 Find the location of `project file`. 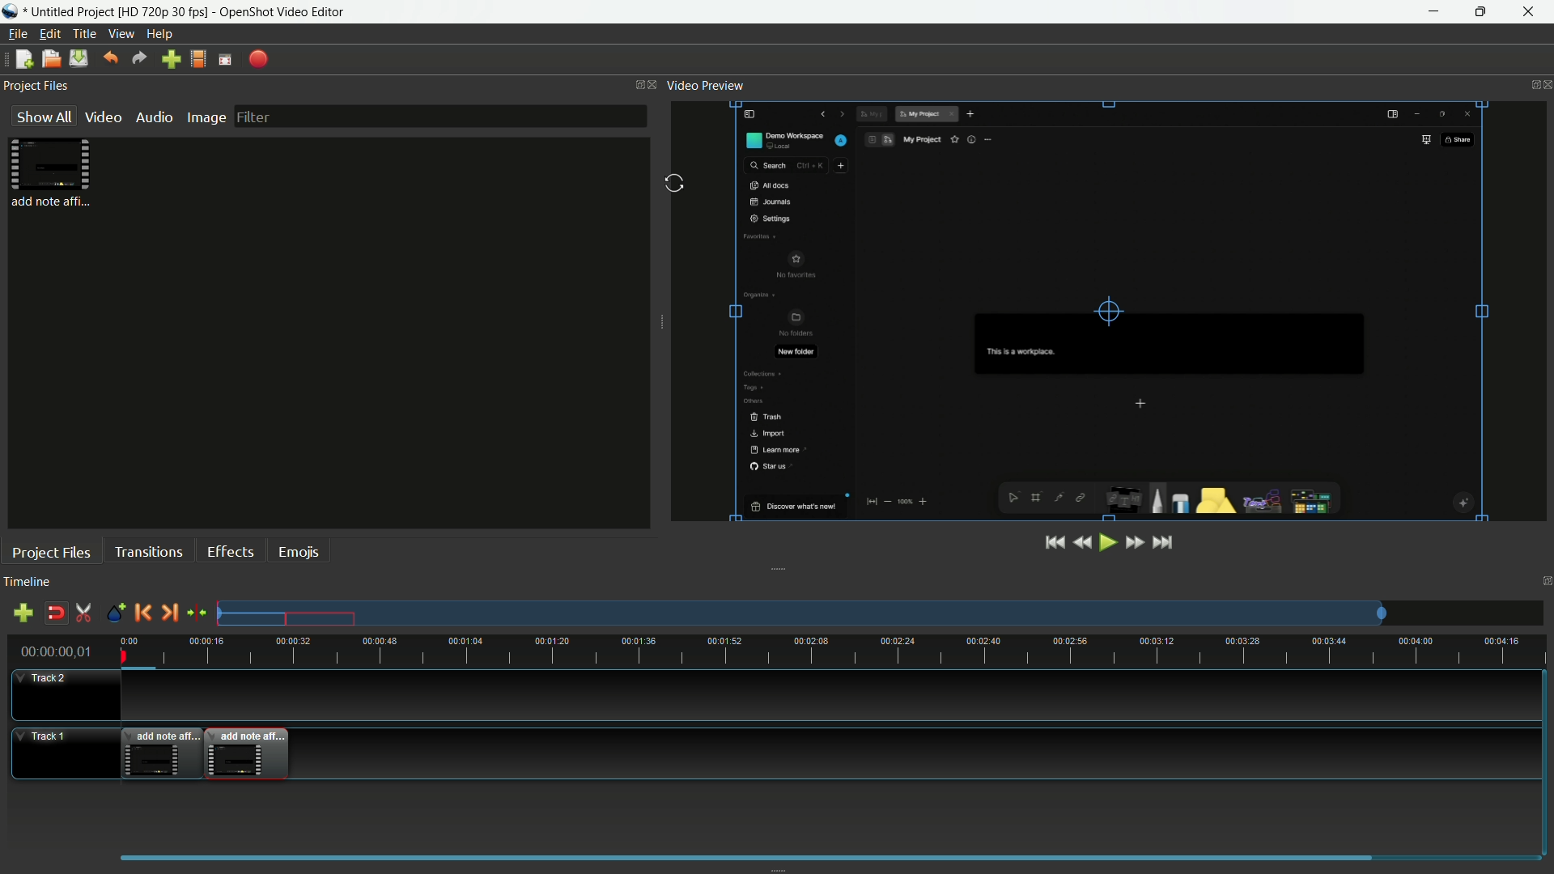

project file is located at coordinates (51, 174).